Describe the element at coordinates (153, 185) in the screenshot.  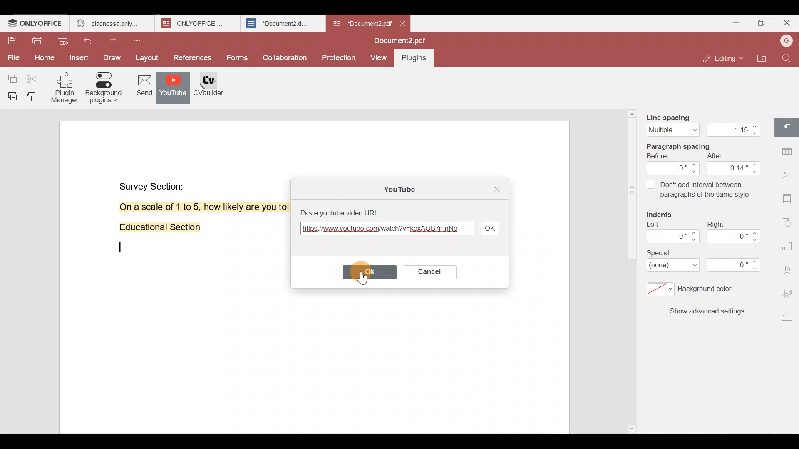
I see `Survey Section:` at that location.